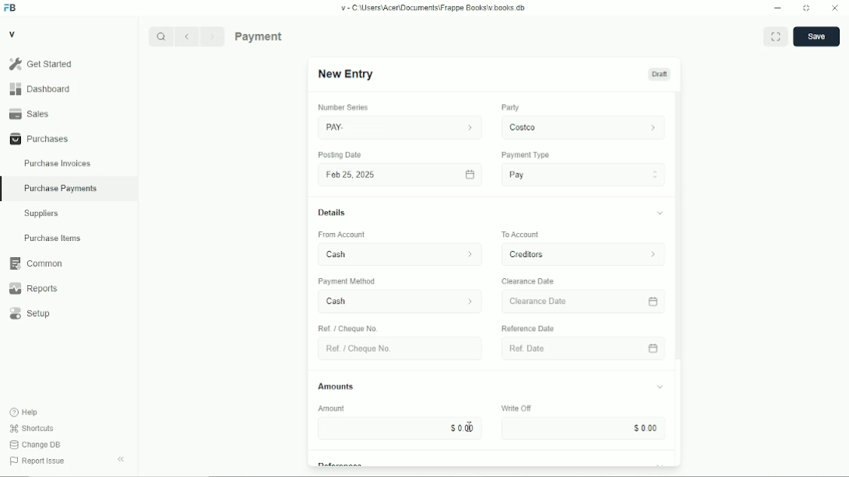 The height and width of the screenshot is (477, 849). I want to click on Ref / Cheque No., so click(350, 328).